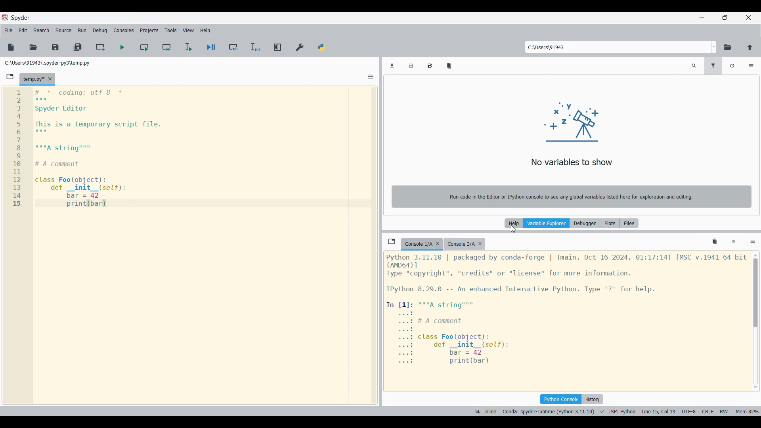  Describe the element at coordinates (753, 242) in the screenshot. I see `Options` at that location.